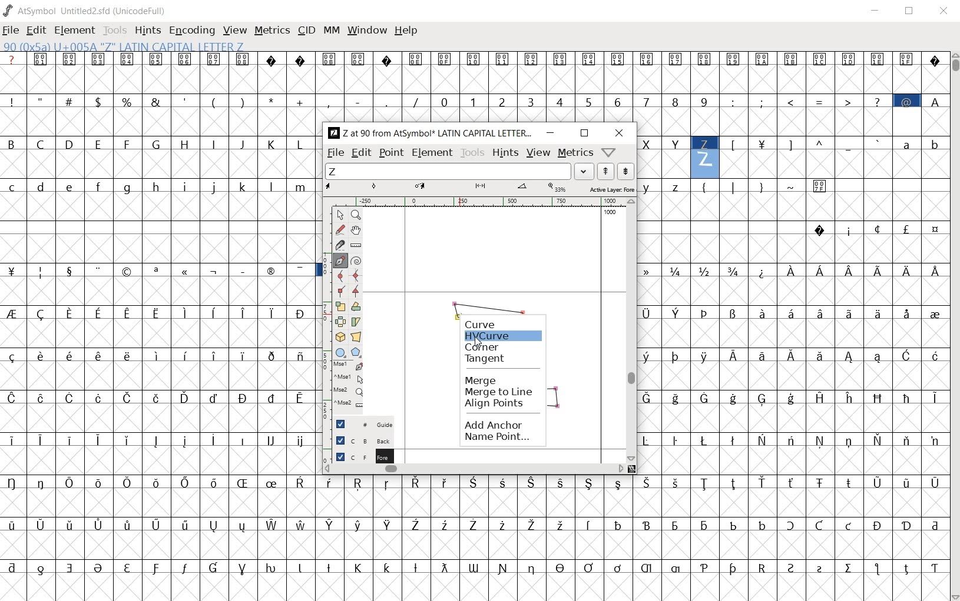 This screenshot has height=601, width=960. What do you see at coordinates (340, 215) in the screenshot?
I see `POINTER` at bounding box center [340, 215].